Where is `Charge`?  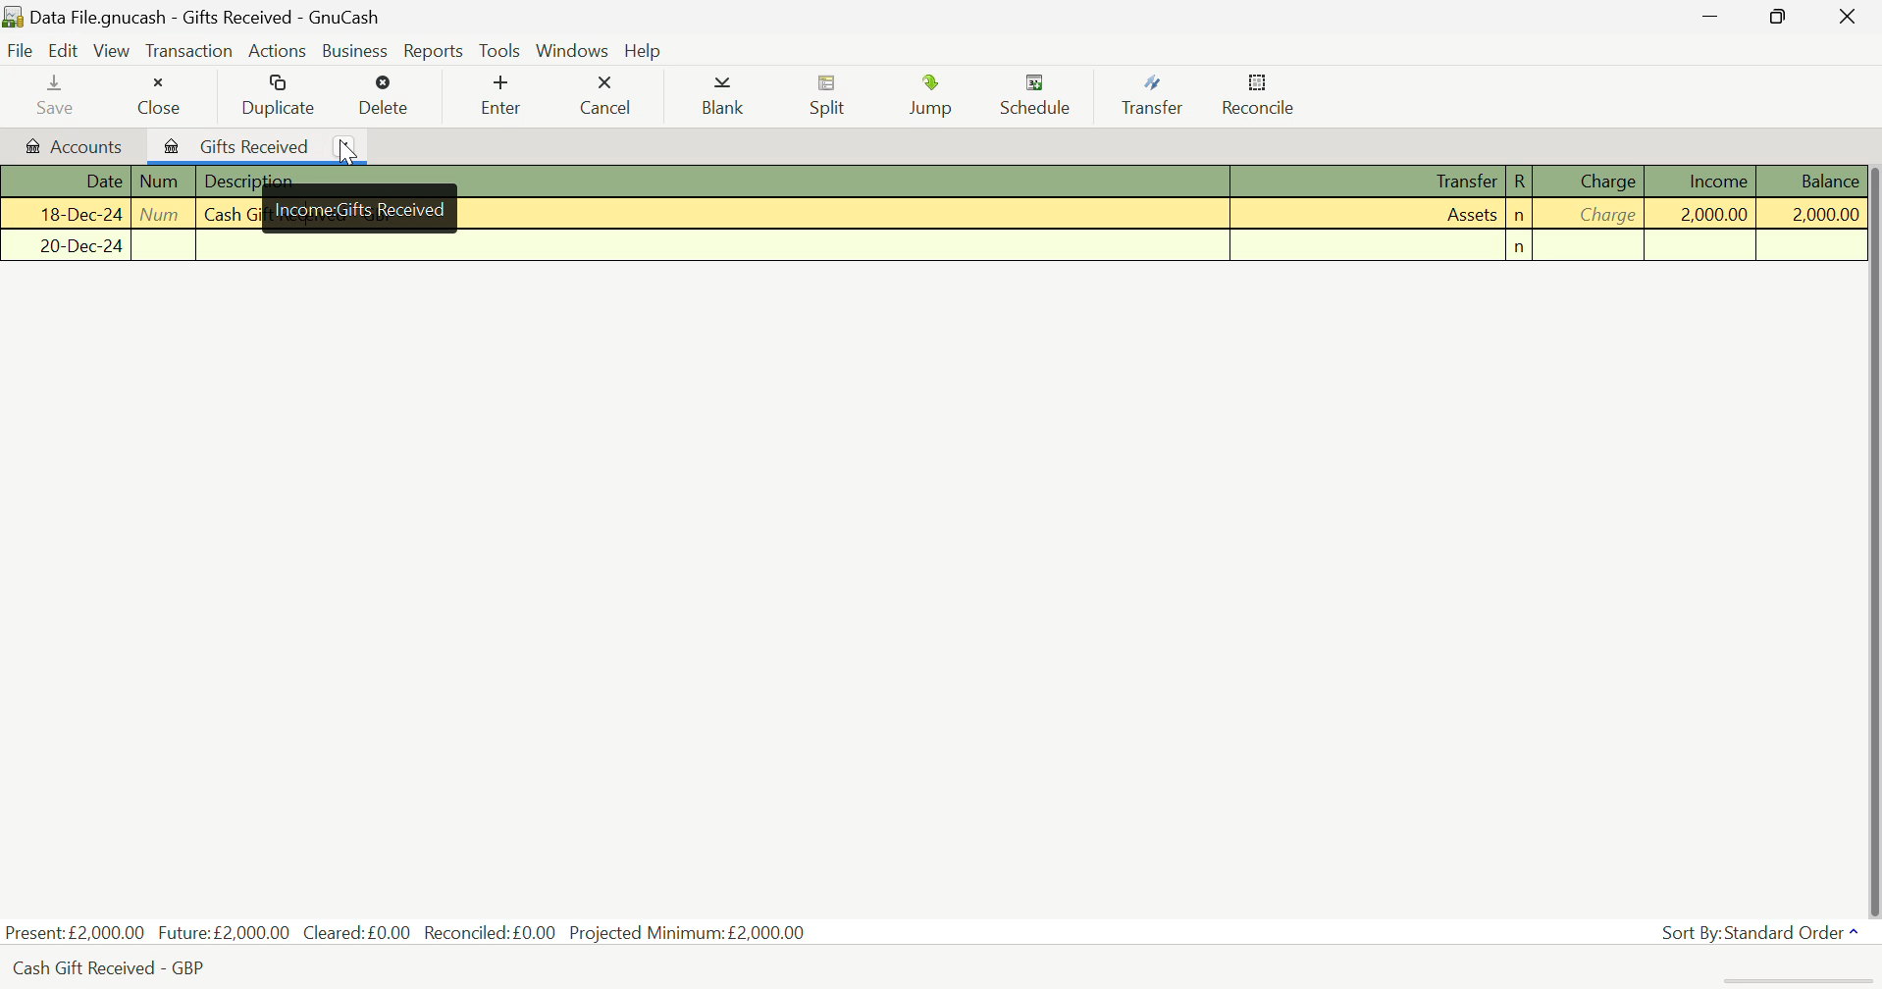
Charge is located at coordinates (1591, 181).